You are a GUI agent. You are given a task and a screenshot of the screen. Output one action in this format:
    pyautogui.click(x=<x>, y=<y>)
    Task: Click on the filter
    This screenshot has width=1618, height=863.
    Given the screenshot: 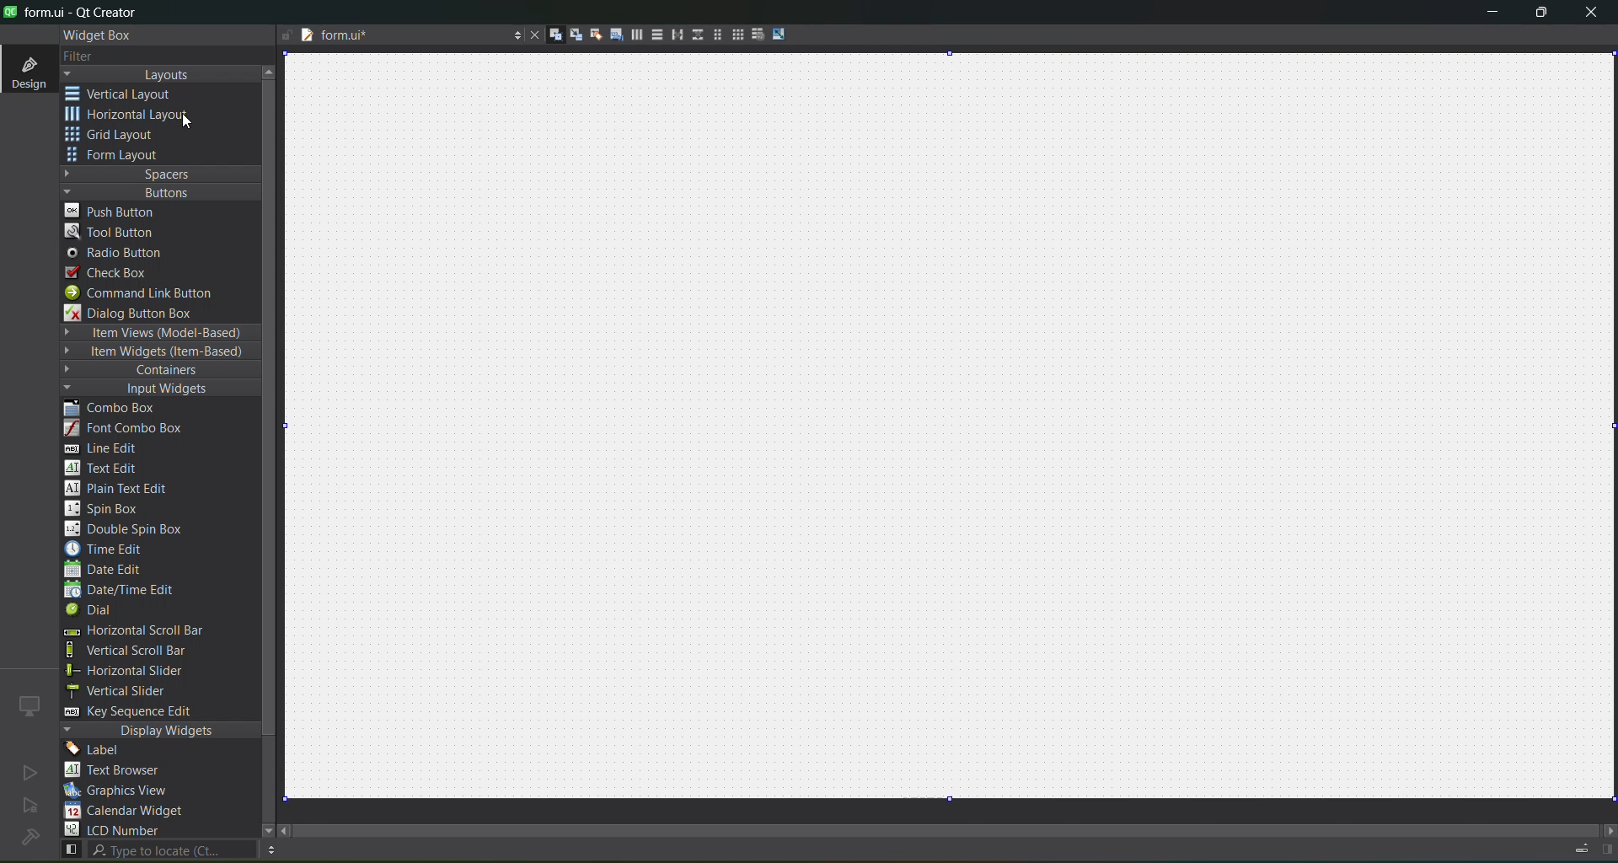 What is the action you would take?
    pyautogui.click(x=91, y=57)
    